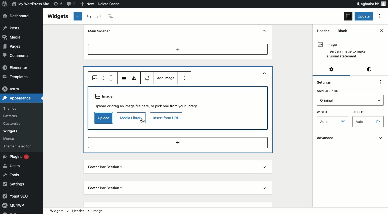 The image size is (388, 214). What do you see at coordinates (13, 165) in the screenshot?
I see `Users` at bounding box center [13, 165].